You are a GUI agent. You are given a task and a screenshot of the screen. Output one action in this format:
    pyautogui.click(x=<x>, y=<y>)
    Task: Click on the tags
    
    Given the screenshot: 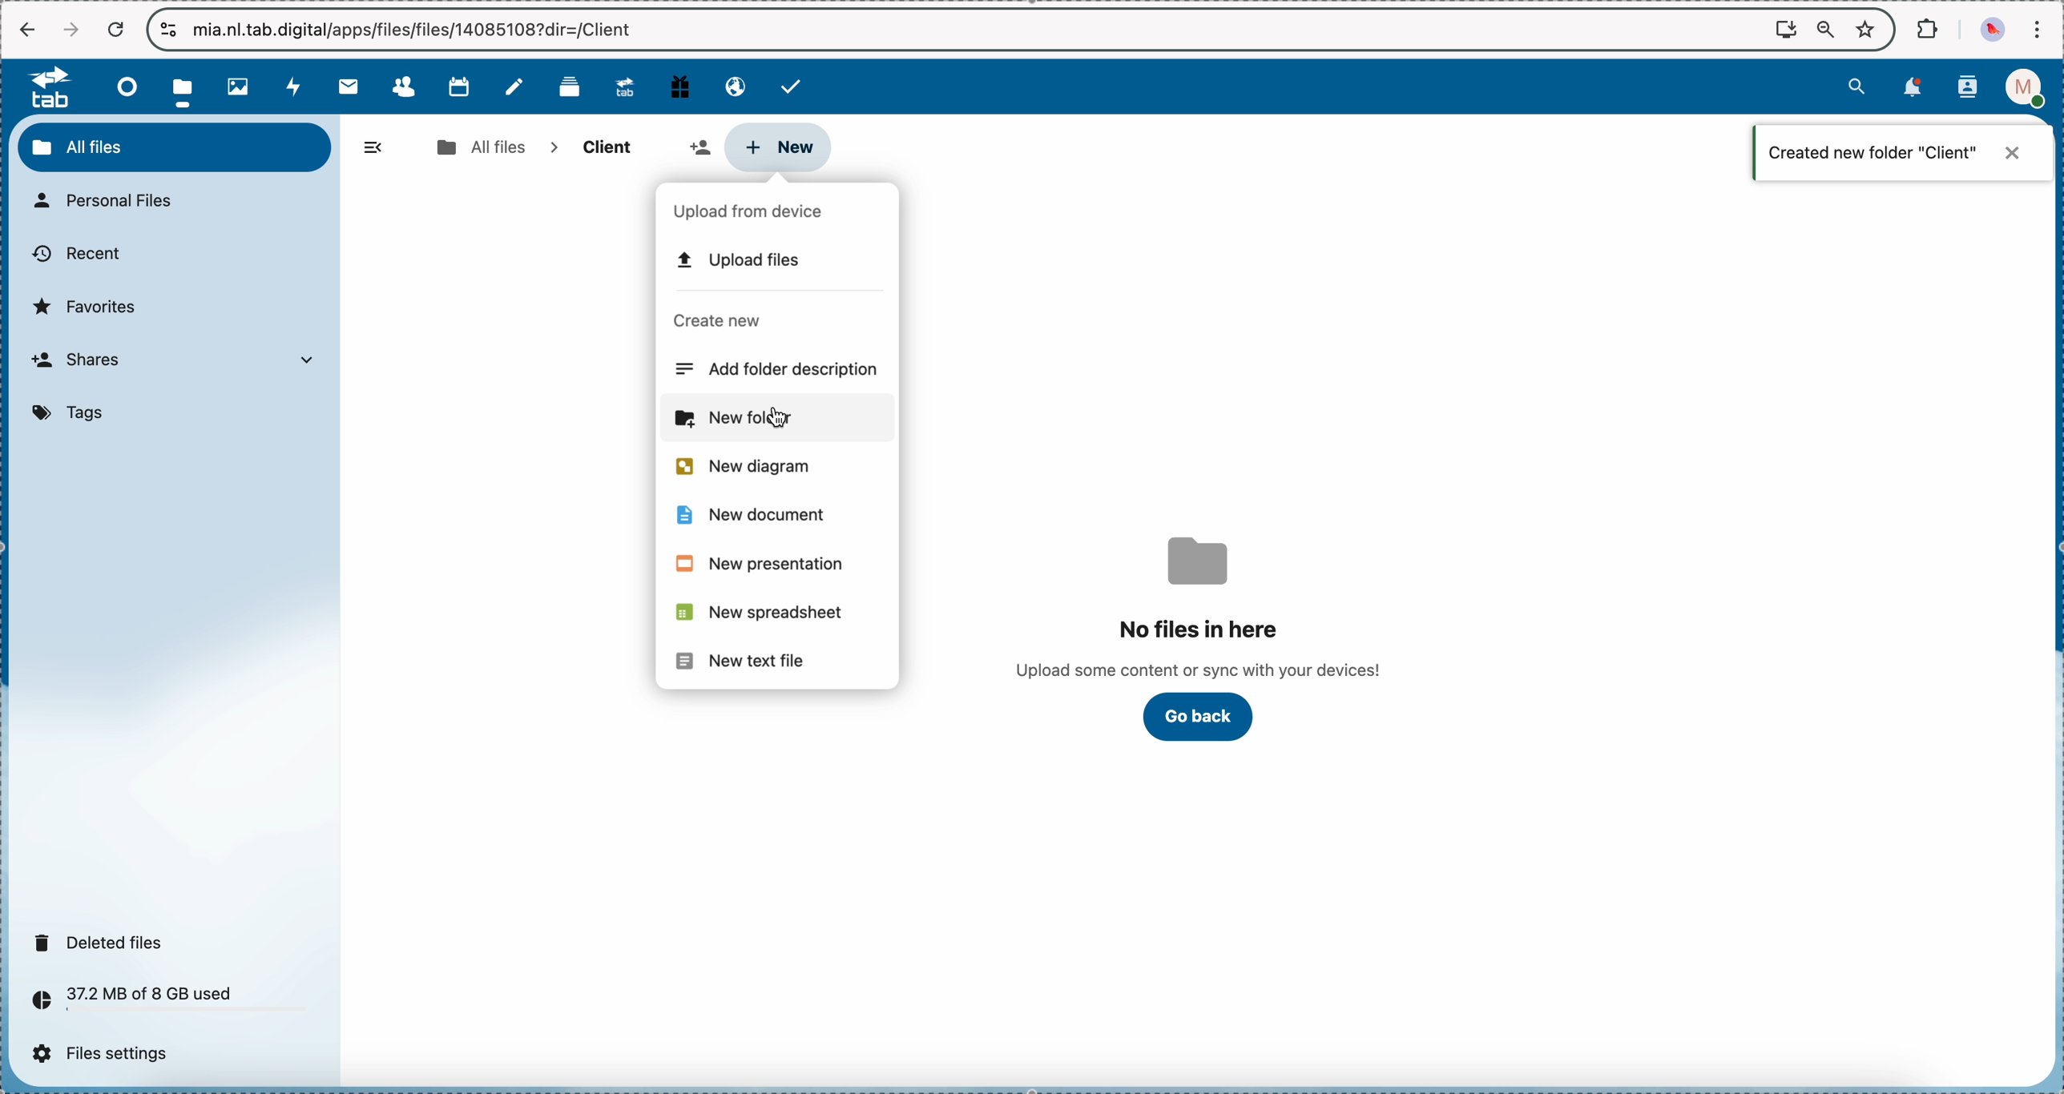 What is the action you would take?
    pyautogui.click(x=74, y=414)
    